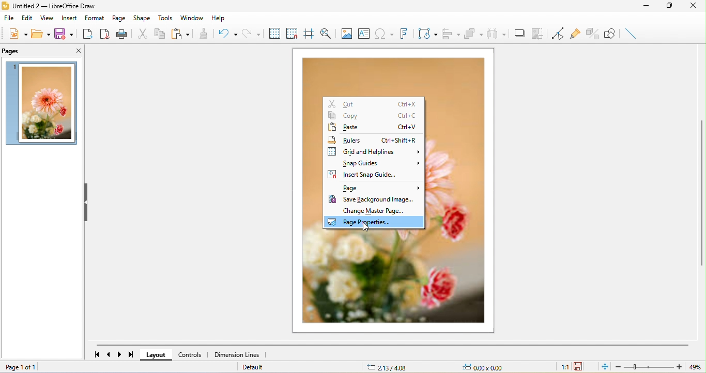 The width and height of the screenshot is (706, 373). I want to click on maximize, so click(674, 7).